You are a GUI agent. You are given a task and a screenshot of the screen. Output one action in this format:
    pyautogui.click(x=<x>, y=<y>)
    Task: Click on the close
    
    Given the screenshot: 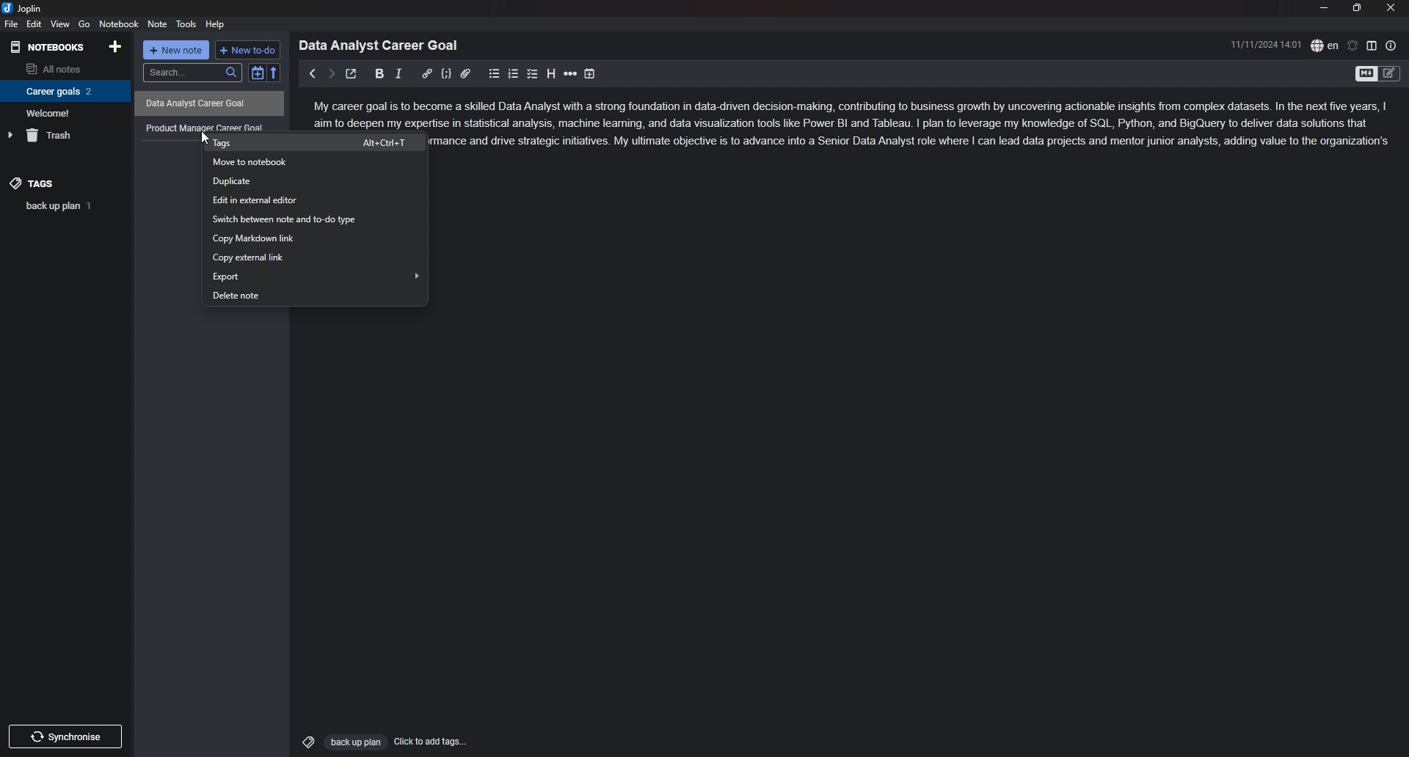 What is the action you would take?
    pyautogui.click(x=1391, y=7)
    